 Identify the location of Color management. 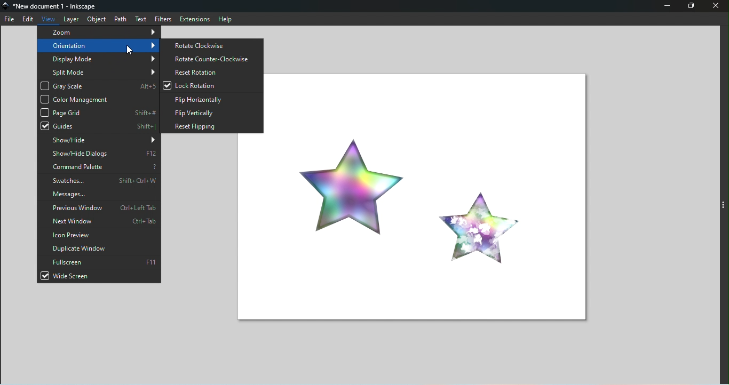
(98, 98).